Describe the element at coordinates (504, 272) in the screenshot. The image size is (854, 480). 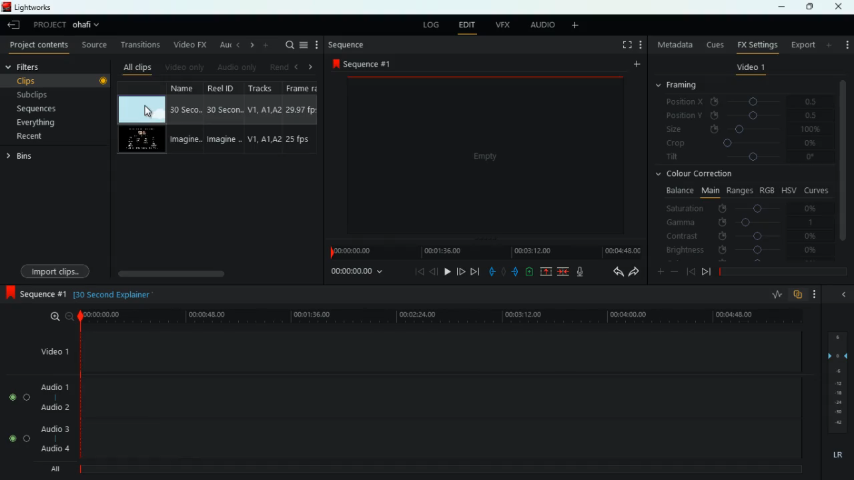
I see `hold` at that location.